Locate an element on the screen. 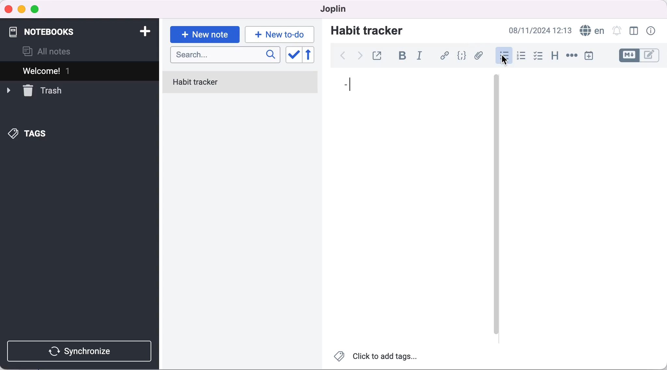  back is located at coordinates (342, 56).